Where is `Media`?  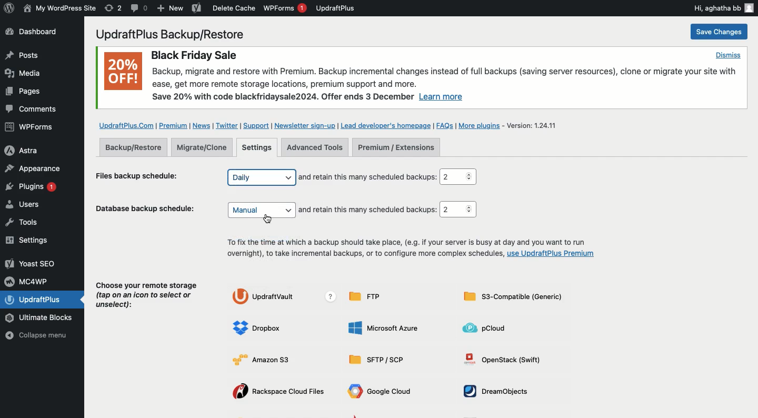
Media is located at coordinates (24, 73).